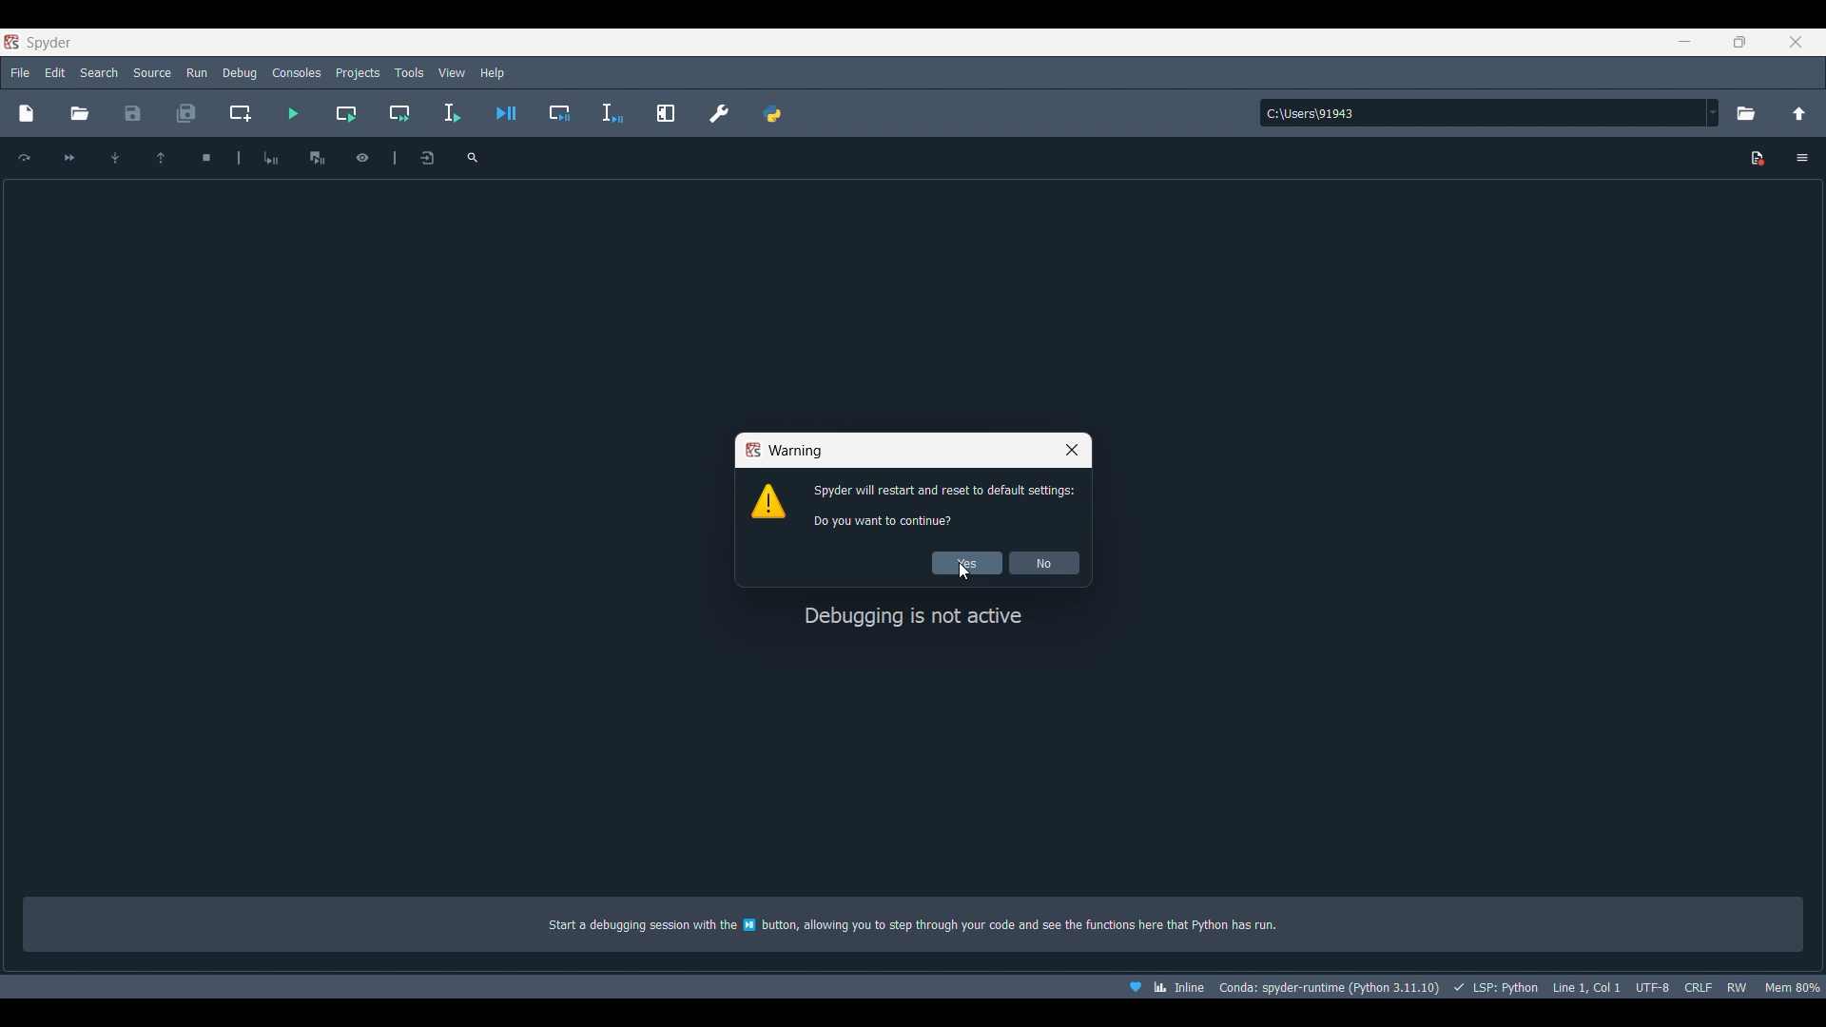 This screenshot has height=1027, width=1826. I want to click on LSP: Python, so click(1493, 987).